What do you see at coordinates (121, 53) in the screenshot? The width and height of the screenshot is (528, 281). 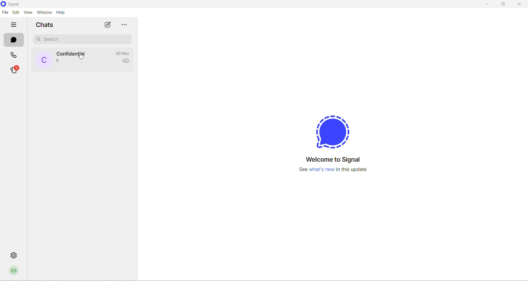 I see `last message time` at bounding box center [121, 53].